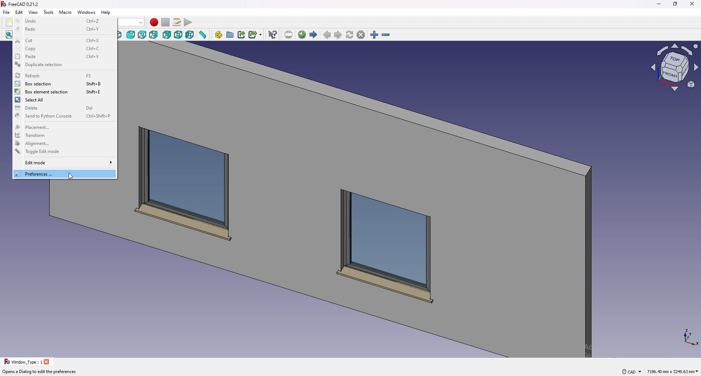 The image size is (701, 376). What do you see at coordinates (72, 178) in the screenshot?
I see `cursor` at bounding box center [72, 178].